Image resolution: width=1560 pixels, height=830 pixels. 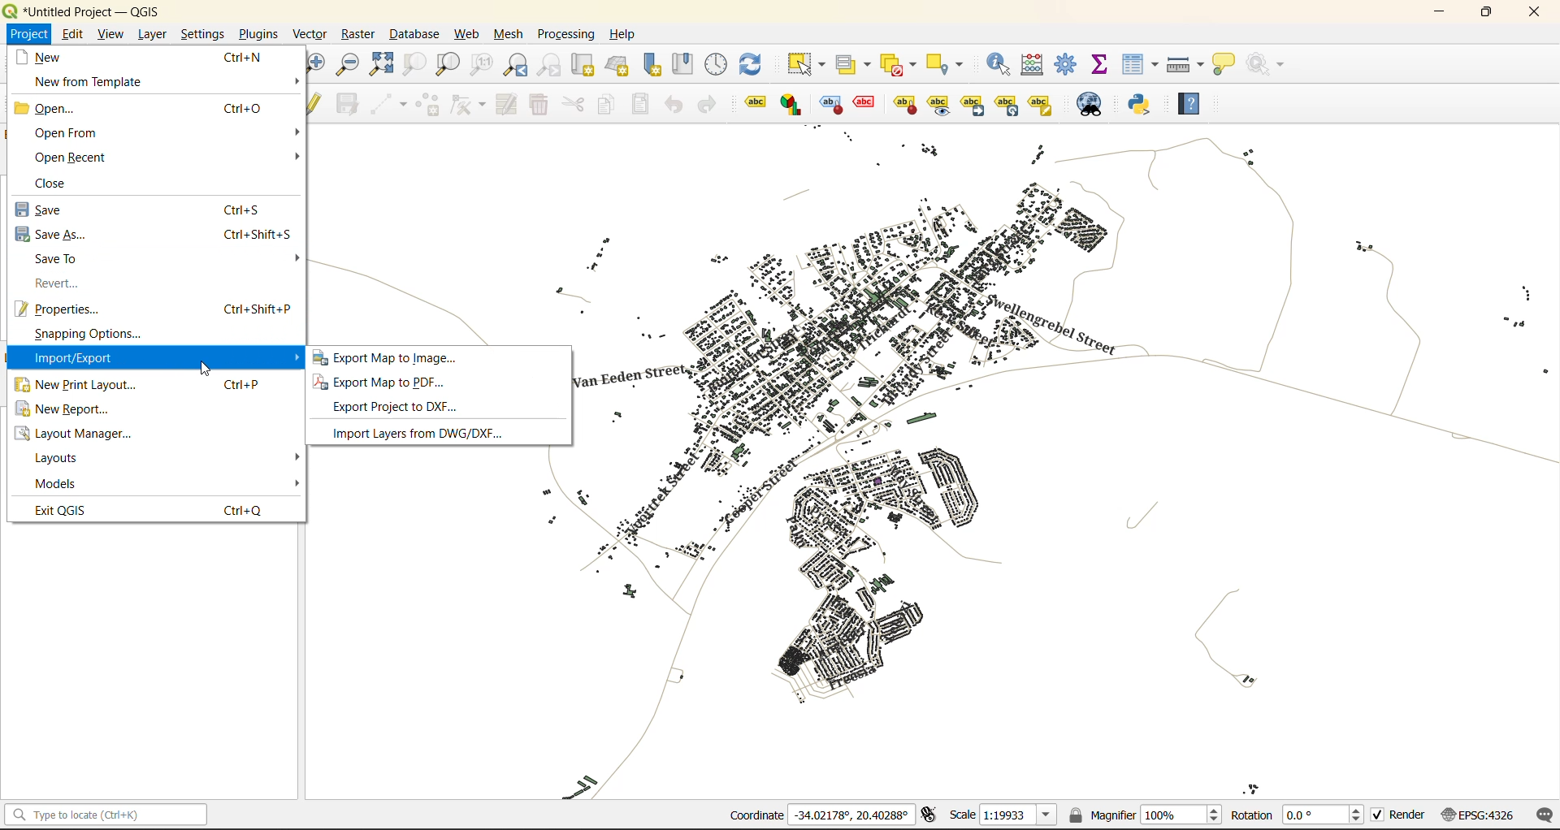 What do you see at coordinates (427, 105) in the screenshot?
I see `add polygon` at bounding box center [427, 105].